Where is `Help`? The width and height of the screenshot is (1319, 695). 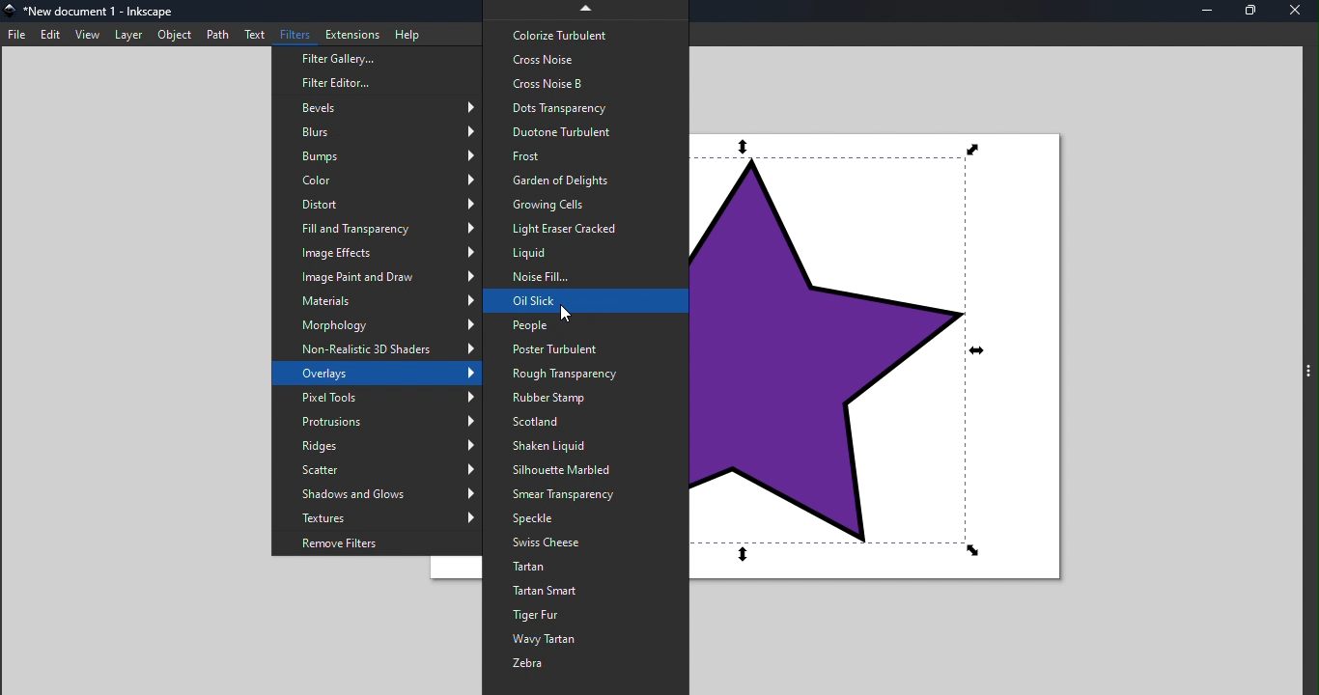
Help is located at coordinates (412, 32).